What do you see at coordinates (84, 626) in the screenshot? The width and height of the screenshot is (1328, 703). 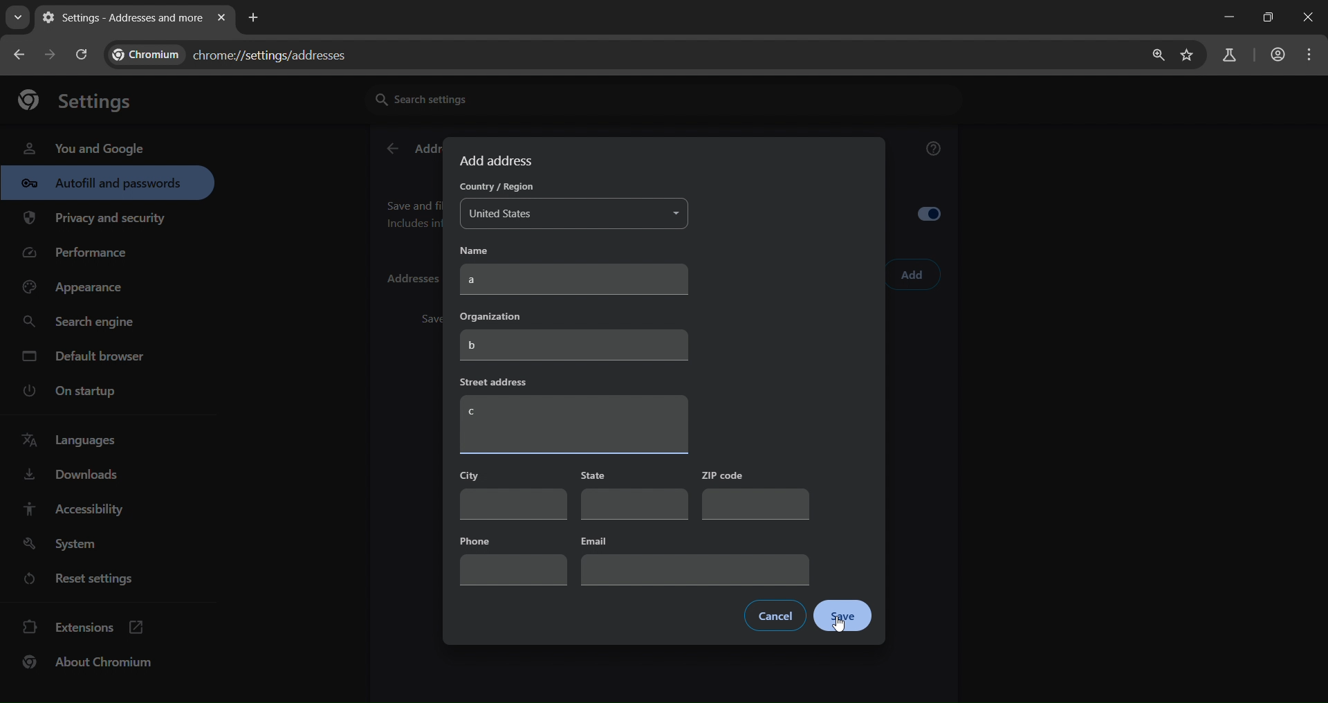 I see `extensions` at bounding box center [84, 626].